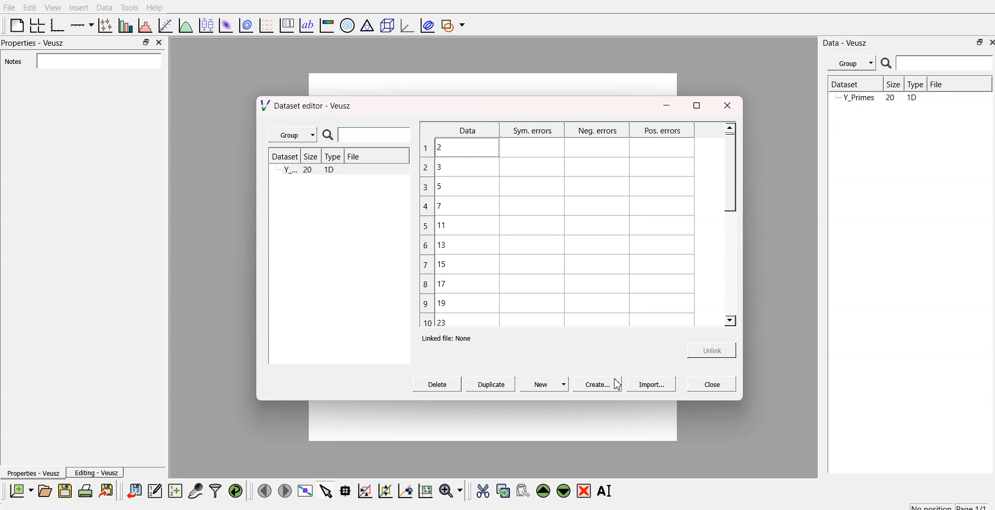 The width and height of the screenshot is (995, 510). I want to click on save a document, so click(65, 491).